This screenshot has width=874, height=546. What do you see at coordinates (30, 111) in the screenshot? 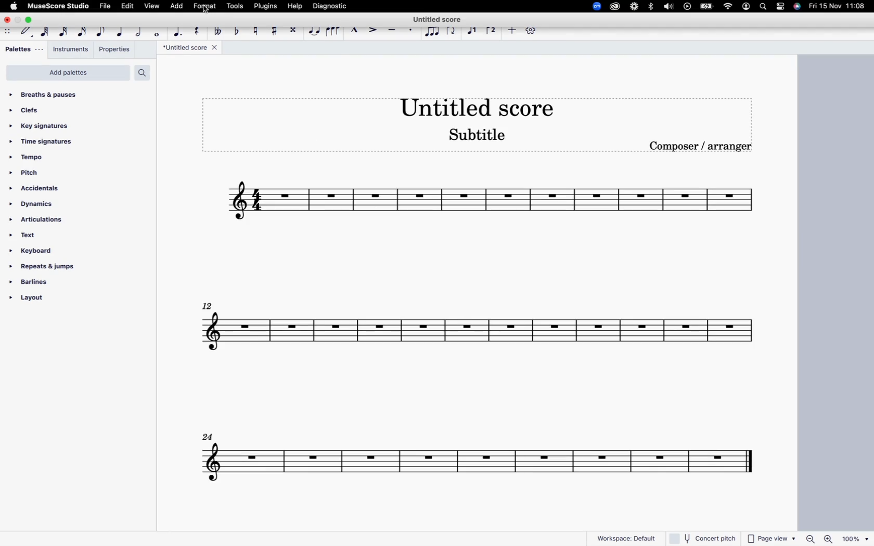
I see `clefs` at bounding box center [30, 111].